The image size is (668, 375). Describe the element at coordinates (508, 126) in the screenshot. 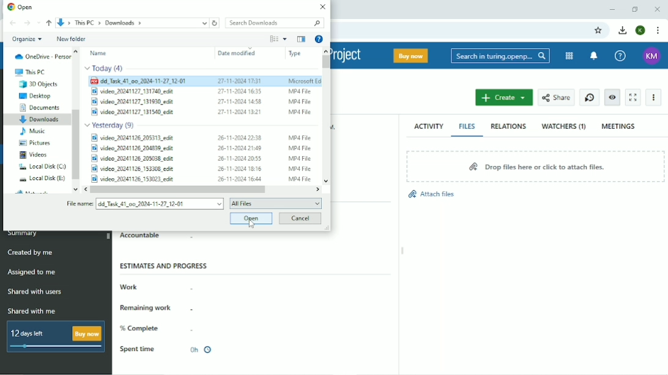

I see `Relations` at that location.